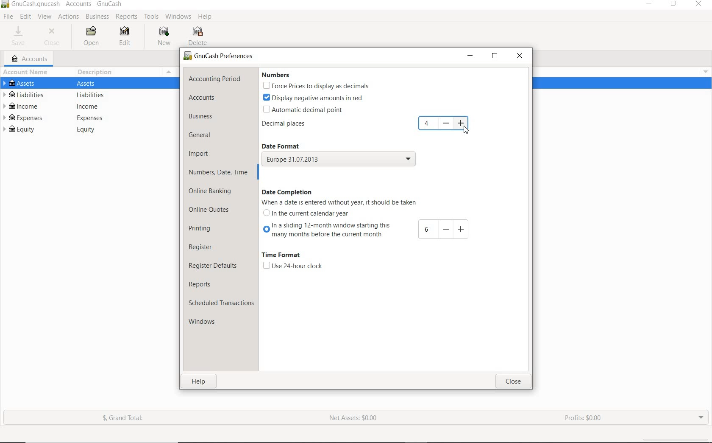 The width and height of the screenshot is (712, 443). What do you see at coordinates (21, 36) in the screenshot?
I see `SAVE` at bounding box center [21, 36].